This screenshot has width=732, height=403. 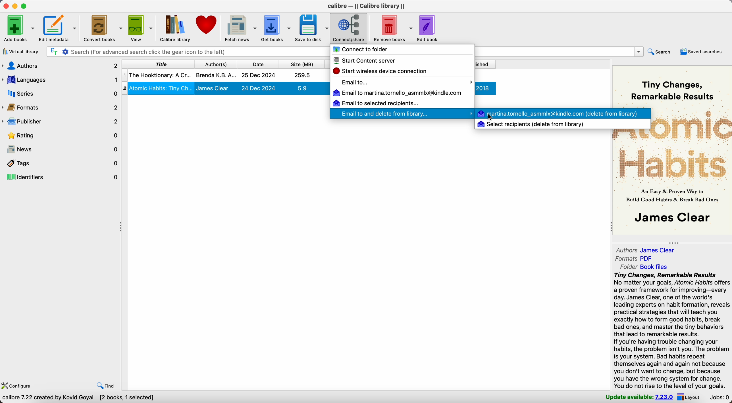 I want to click on edit book, so click(x=428, y=29).